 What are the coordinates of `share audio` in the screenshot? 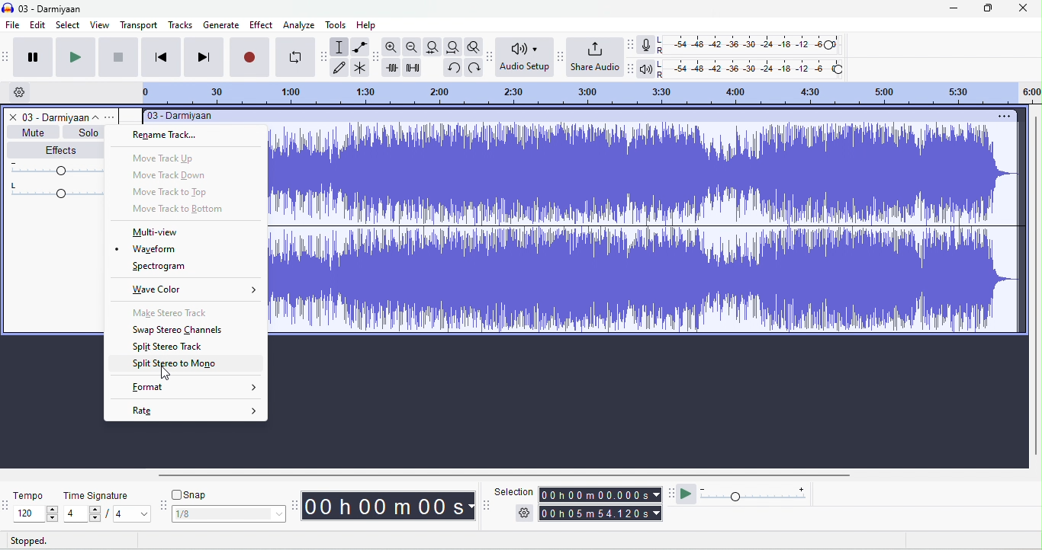 It's located at (594, 58).